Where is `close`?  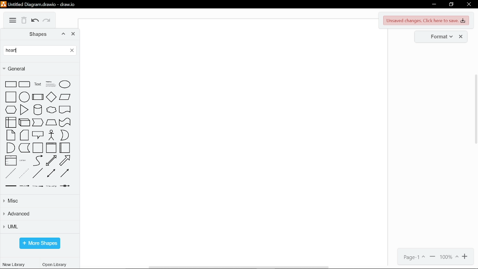
close is located at coordinates (469, 5).